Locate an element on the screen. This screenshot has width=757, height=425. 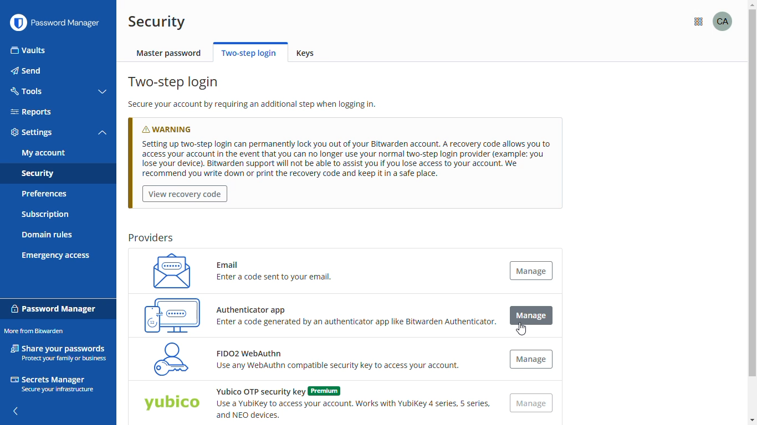
Enter a code generated by an authenticator app like Bitwarden Authenticator. is located at coordinates (357, 322).